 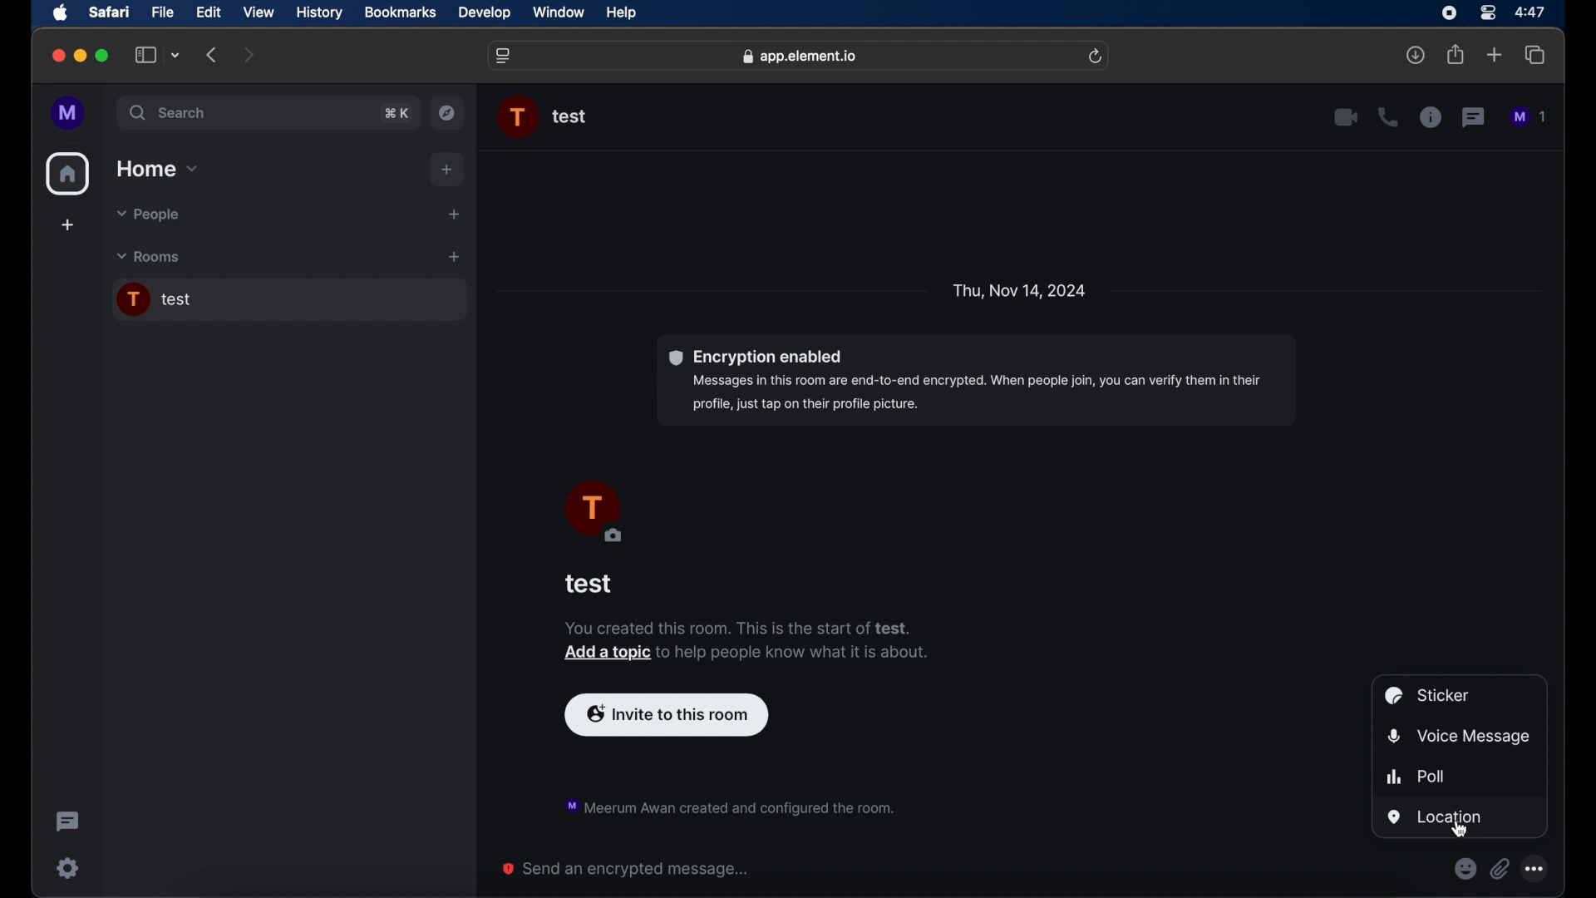 I want to click on voice call, so click(x=1387, y=117).